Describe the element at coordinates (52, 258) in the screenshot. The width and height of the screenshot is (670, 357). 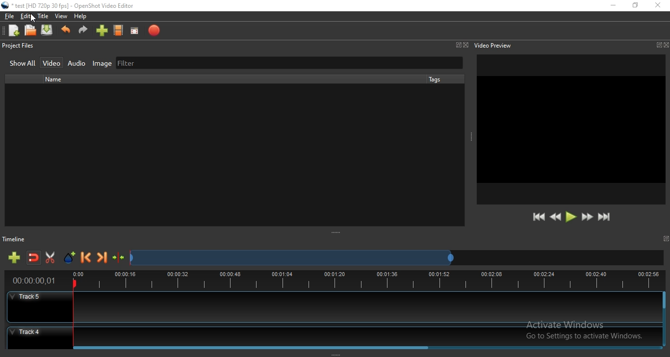
I see `Enable razor` at that location.